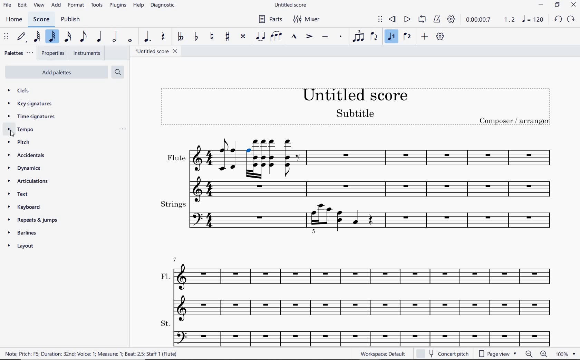 Image resolution: width=580 pixels, height=360 pixels. I want to click on FLIP DIRECTION, so click(375, 37).